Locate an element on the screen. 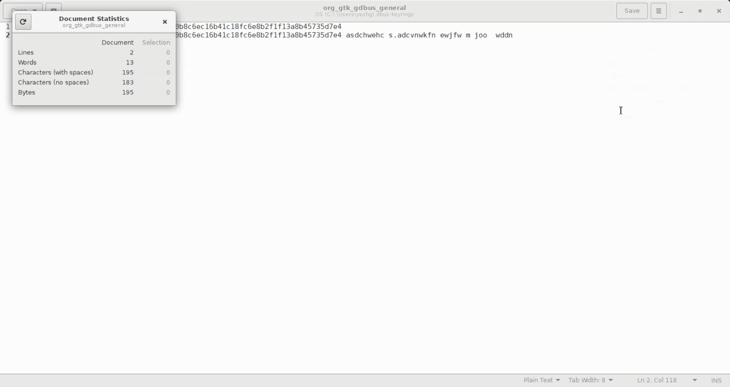 The image size is (730, 387).  org_gtk_gdbus_general org_gtk_gdbus_general is located at coordinates (95, 27).